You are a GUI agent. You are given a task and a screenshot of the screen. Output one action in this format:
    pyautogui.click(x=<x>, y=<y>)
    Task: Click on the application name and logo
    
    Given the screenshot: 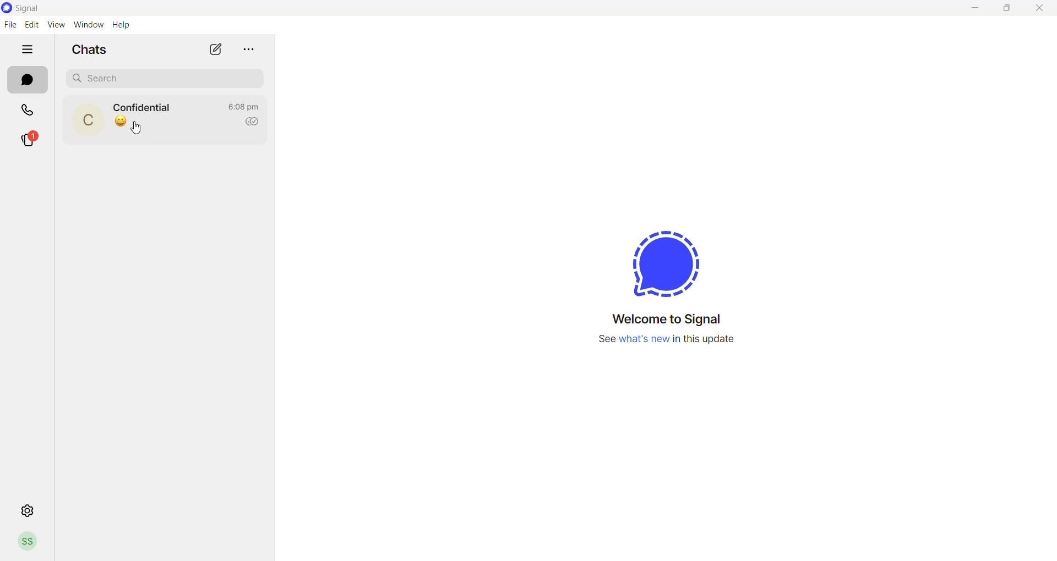 What is the action you would take?
    pyautogui.click(x=32, y=8)
    